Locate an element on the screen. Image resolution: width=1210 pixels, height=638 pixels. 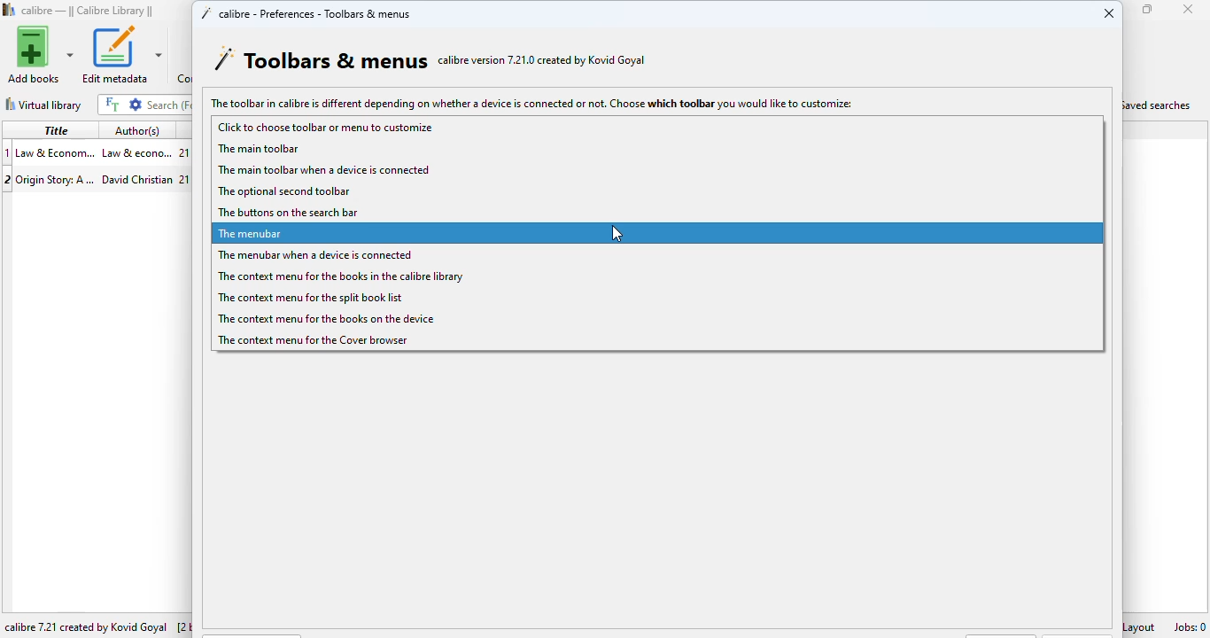
edit metadata is located at coordinates (121, 55).